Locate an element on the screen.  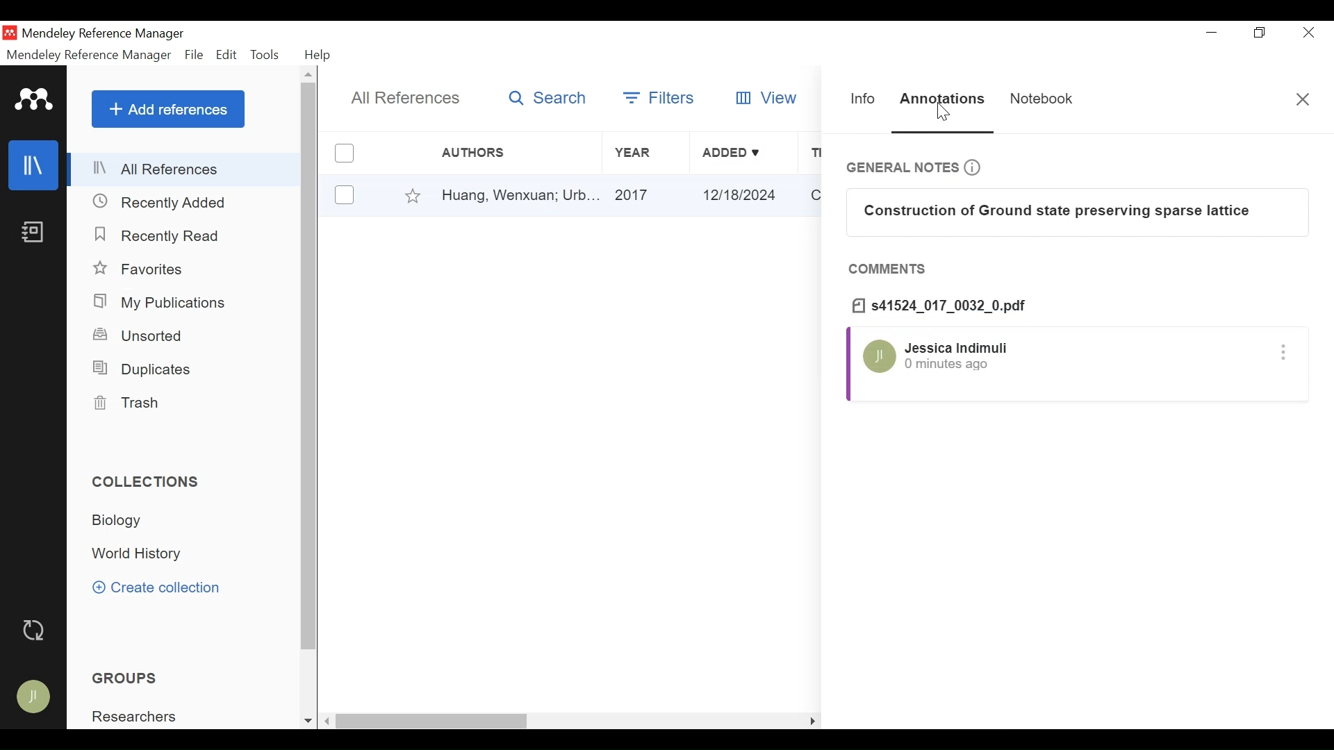
Collections is located at coordinates (148, 481).